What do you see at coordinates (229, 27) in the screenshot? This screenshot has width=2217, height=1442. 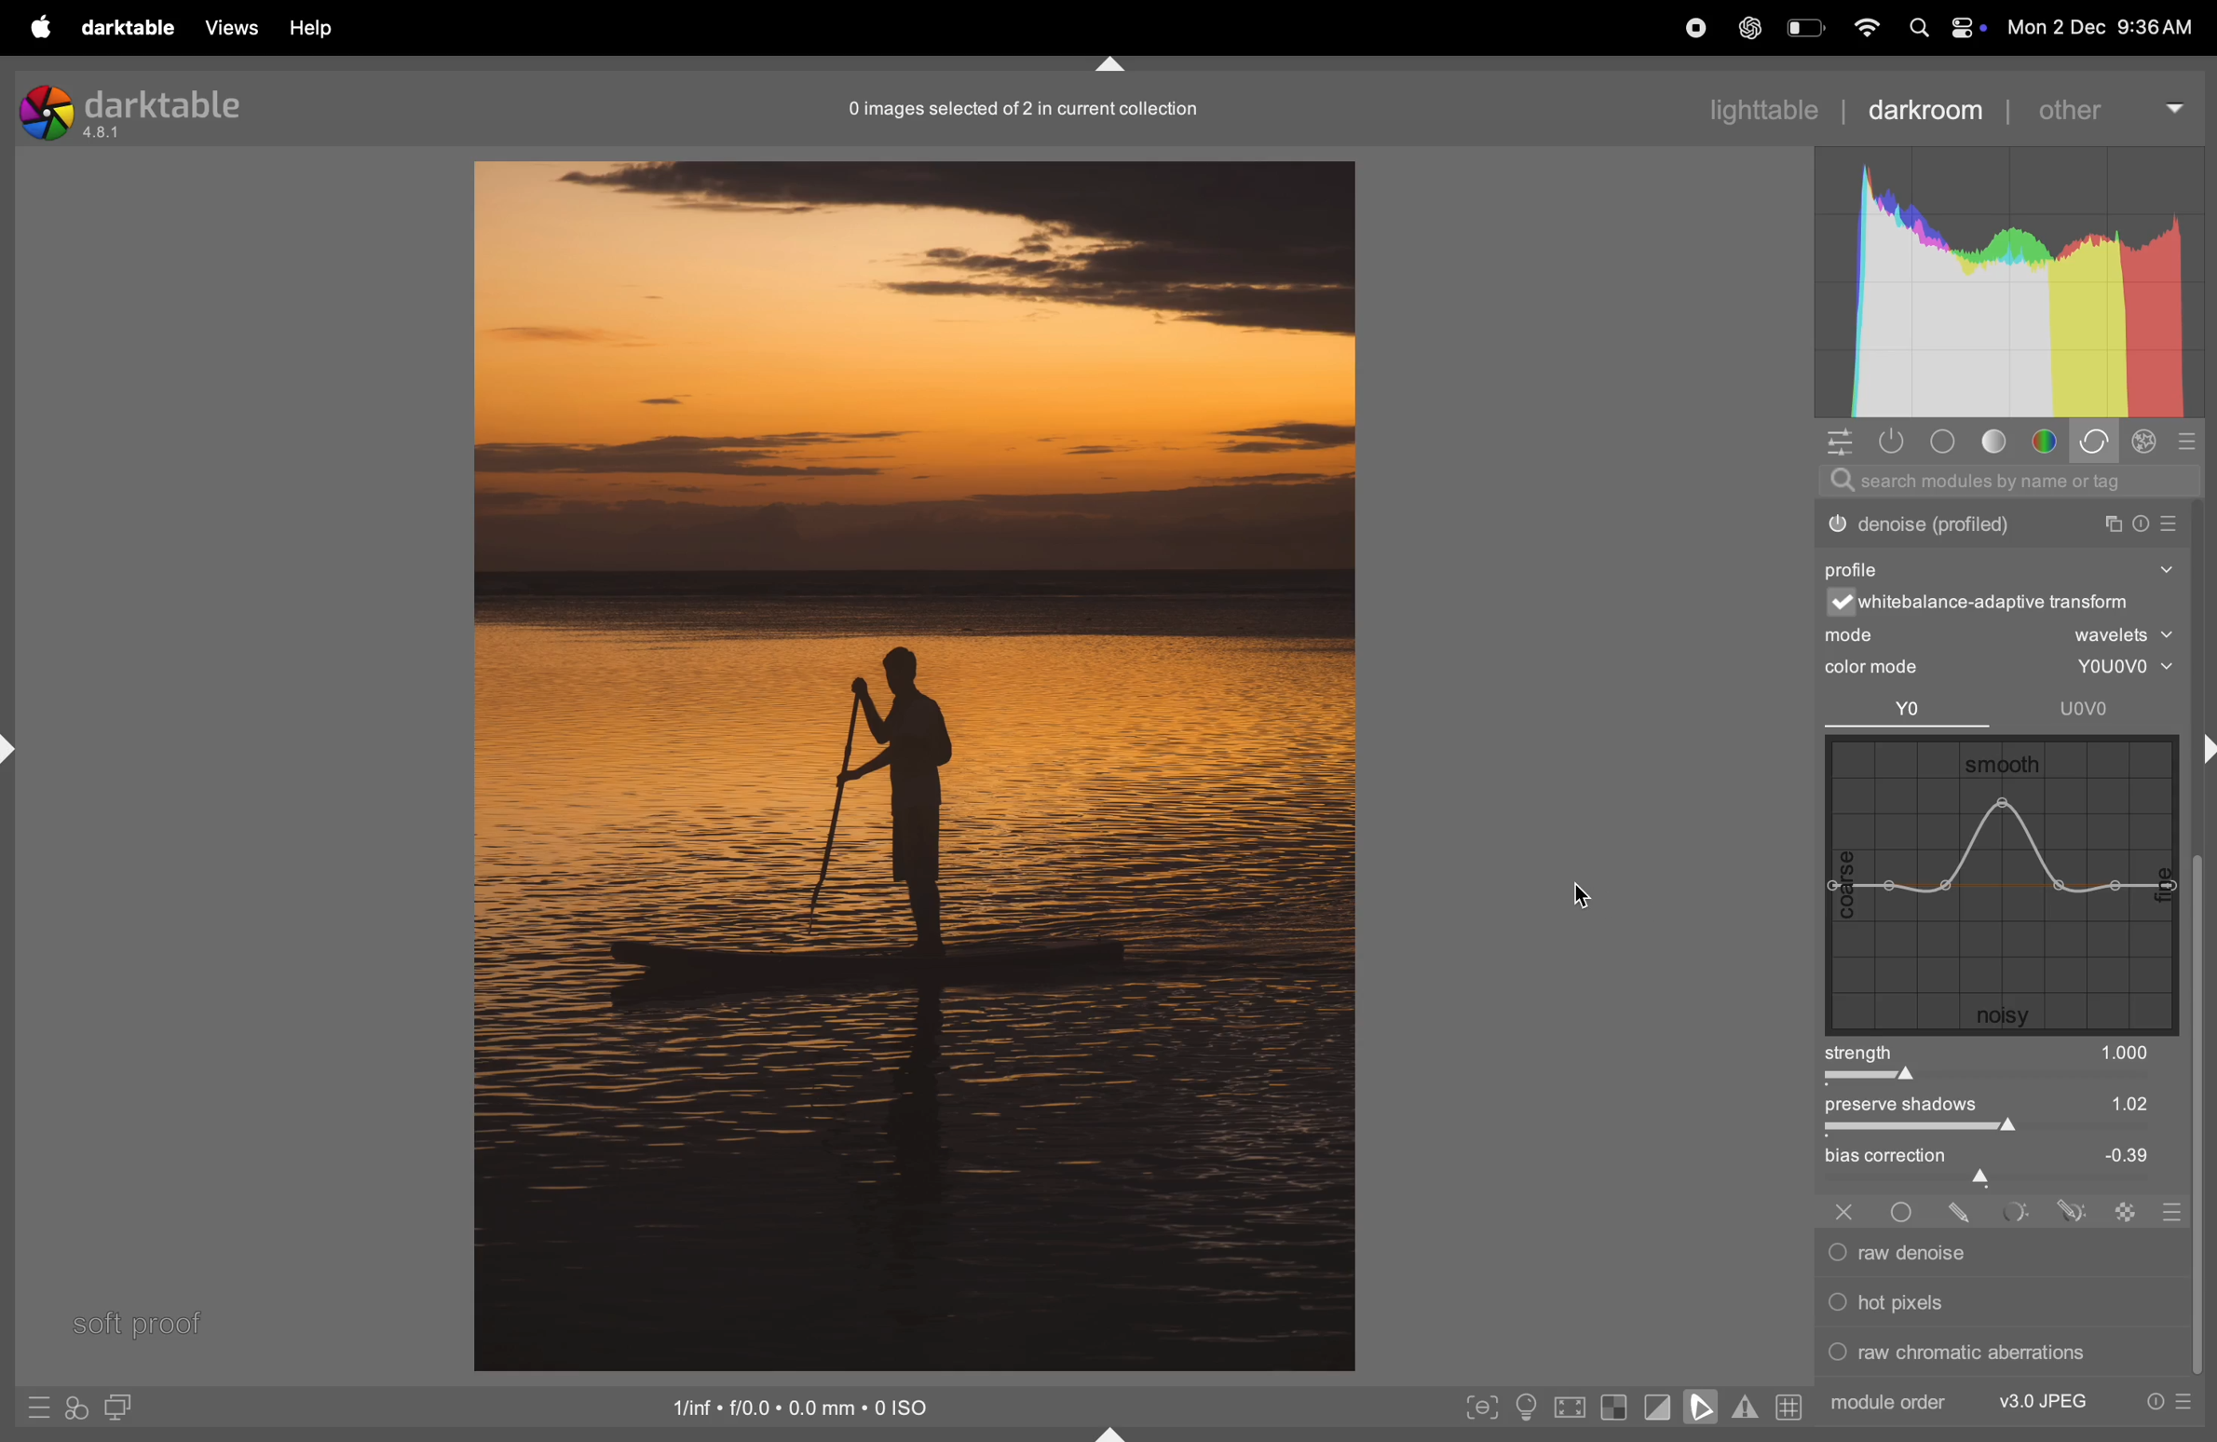 I see `views` at bounding box center [229, 27].